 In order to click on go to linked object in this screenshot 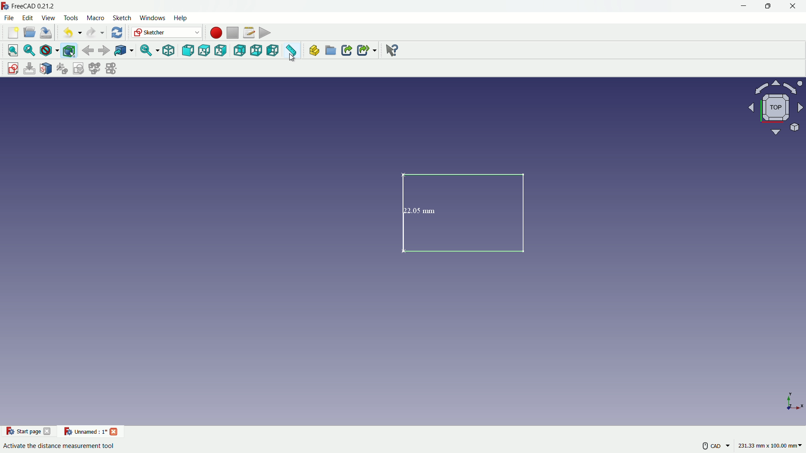, I will do `click(123, 51)`.